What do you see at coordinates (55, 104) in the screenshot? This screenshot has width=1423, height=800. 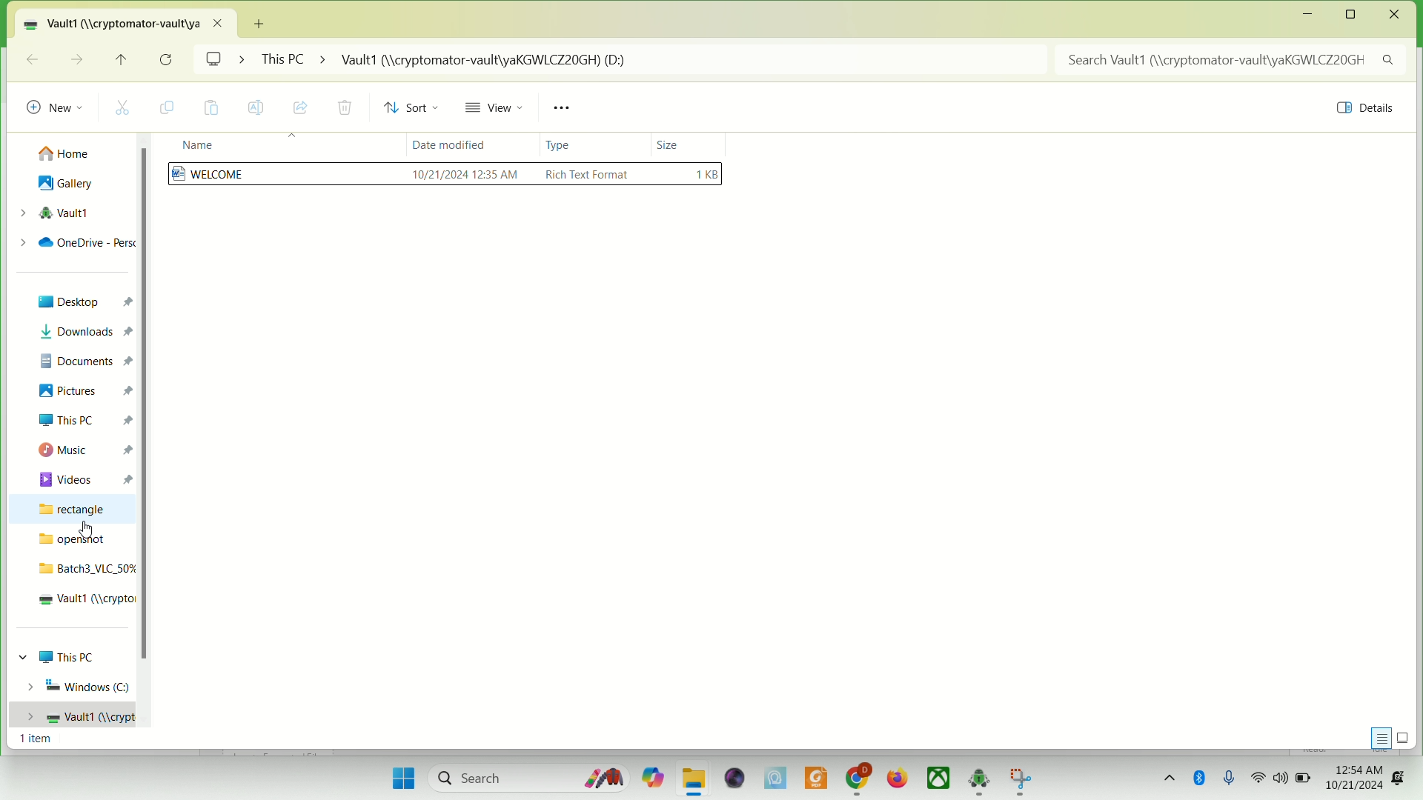 I see `new` at bounding box center [55, 104].